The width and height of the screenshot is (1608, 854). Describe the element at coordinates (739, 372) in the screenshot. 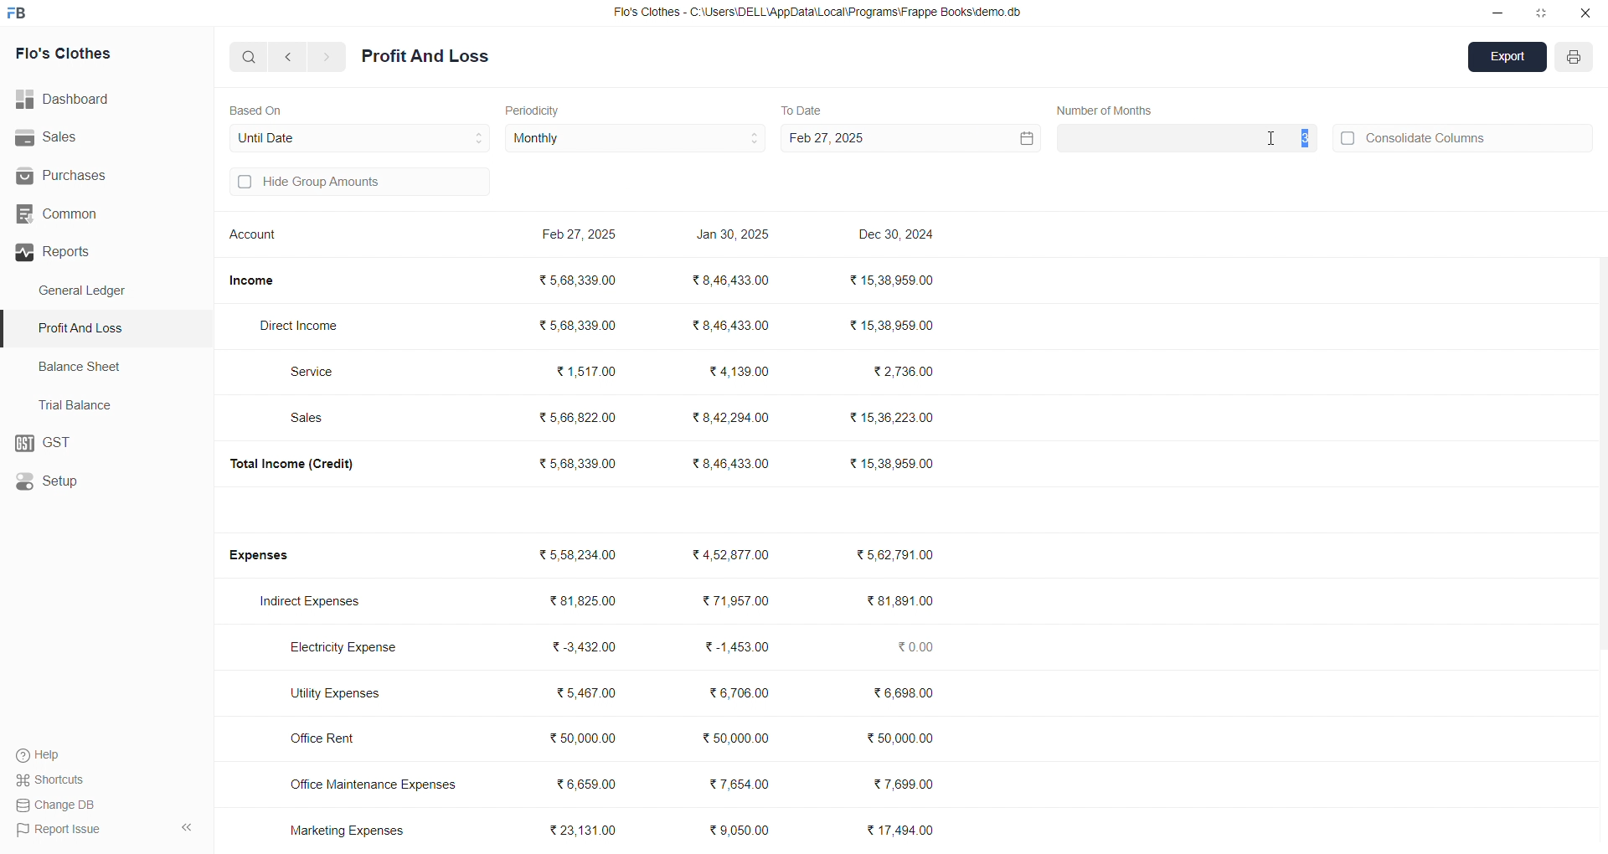

I see `₹4,139.00` at that location.